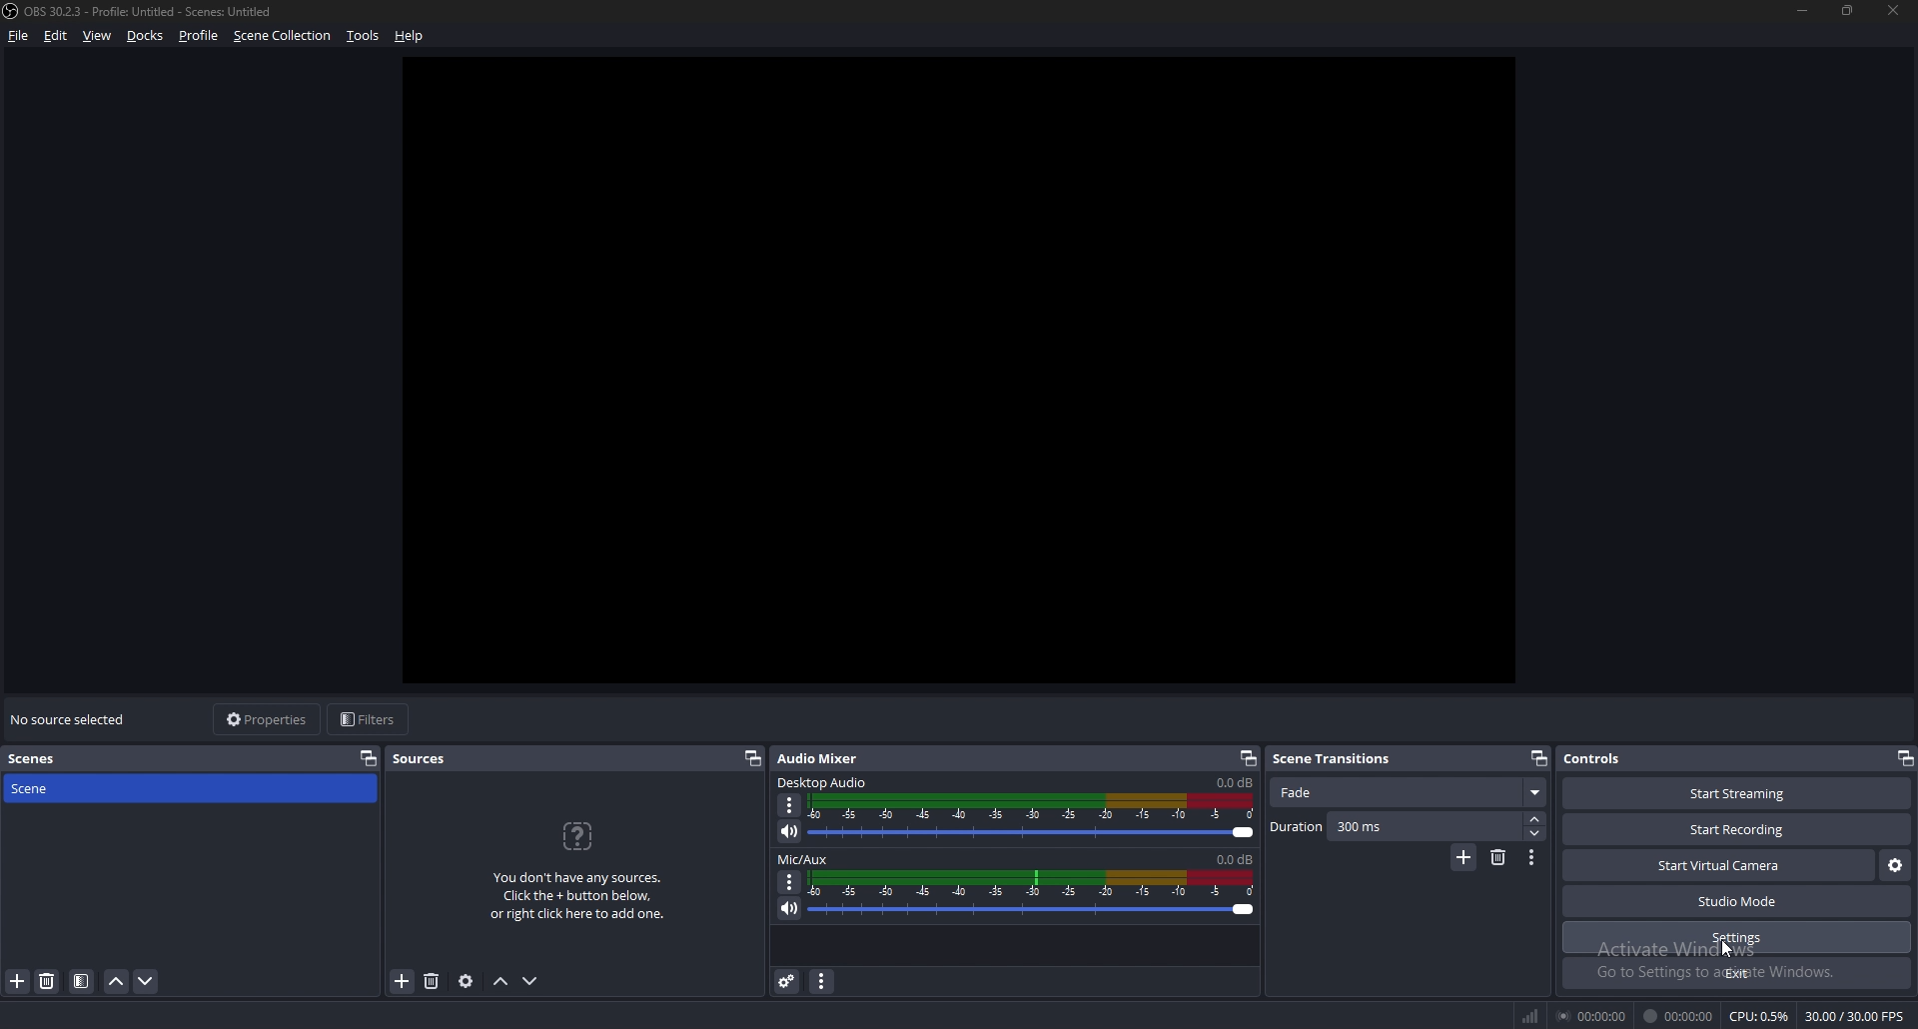  Describe the element at coordinates (404, 980) in the screenshot. I see `add source` at that location.